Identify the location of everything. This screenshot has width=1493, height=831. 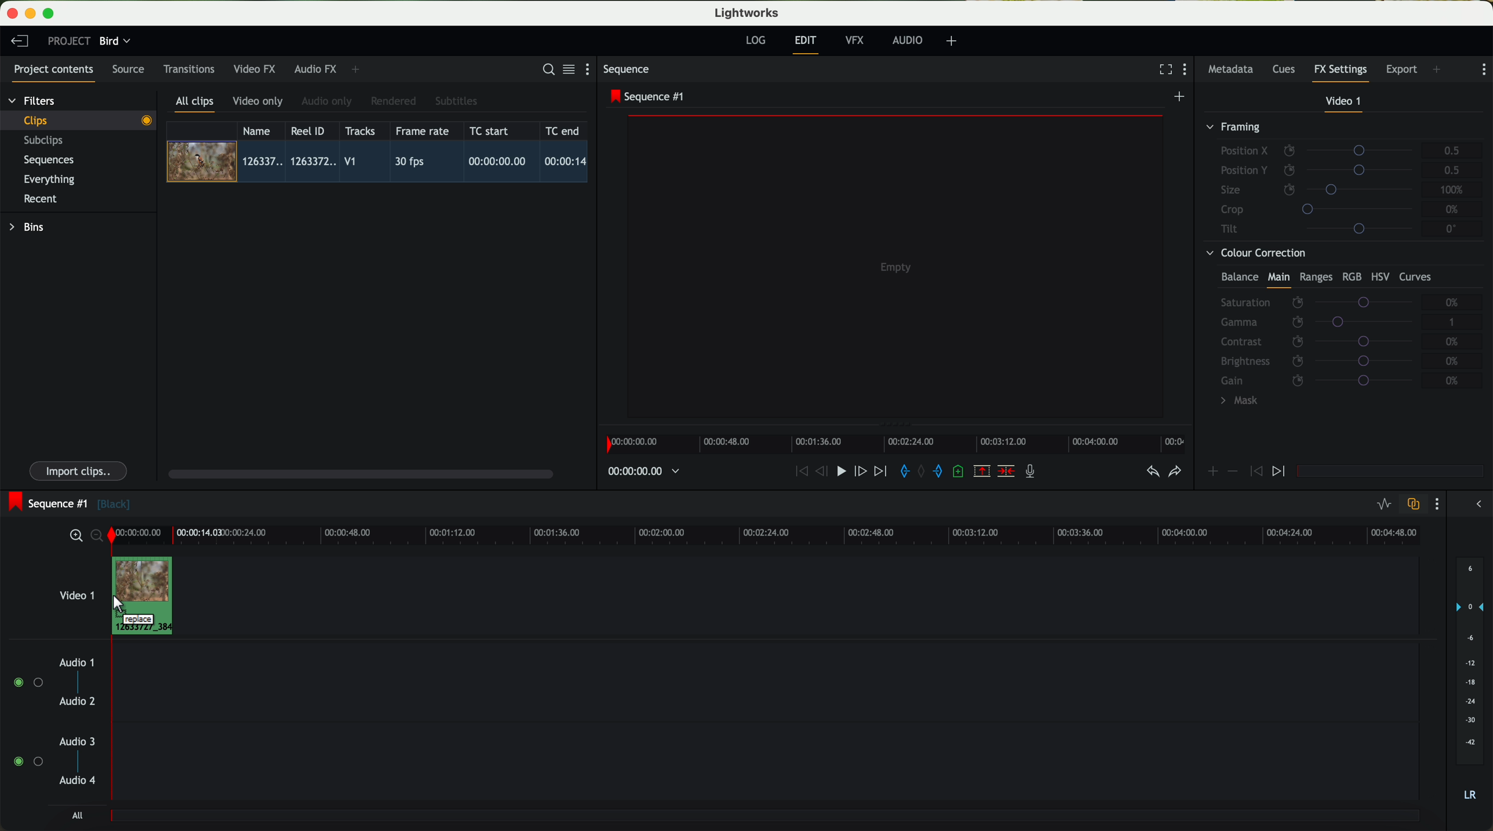
(50, 180).